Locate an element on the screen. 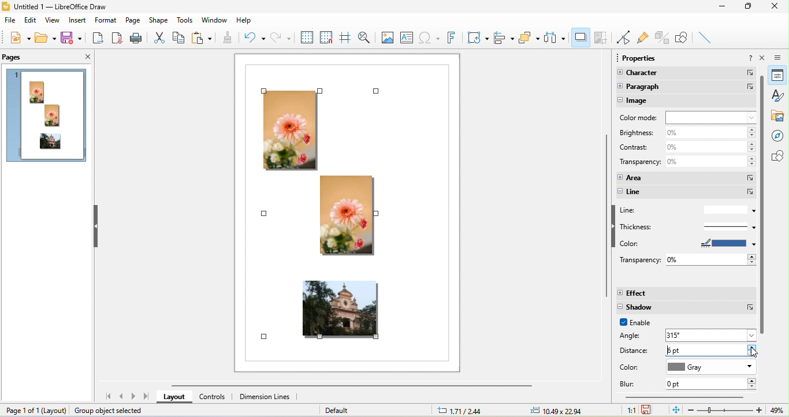 This screenshot has height=417, width=789. save is located at coordinates (74, 39).